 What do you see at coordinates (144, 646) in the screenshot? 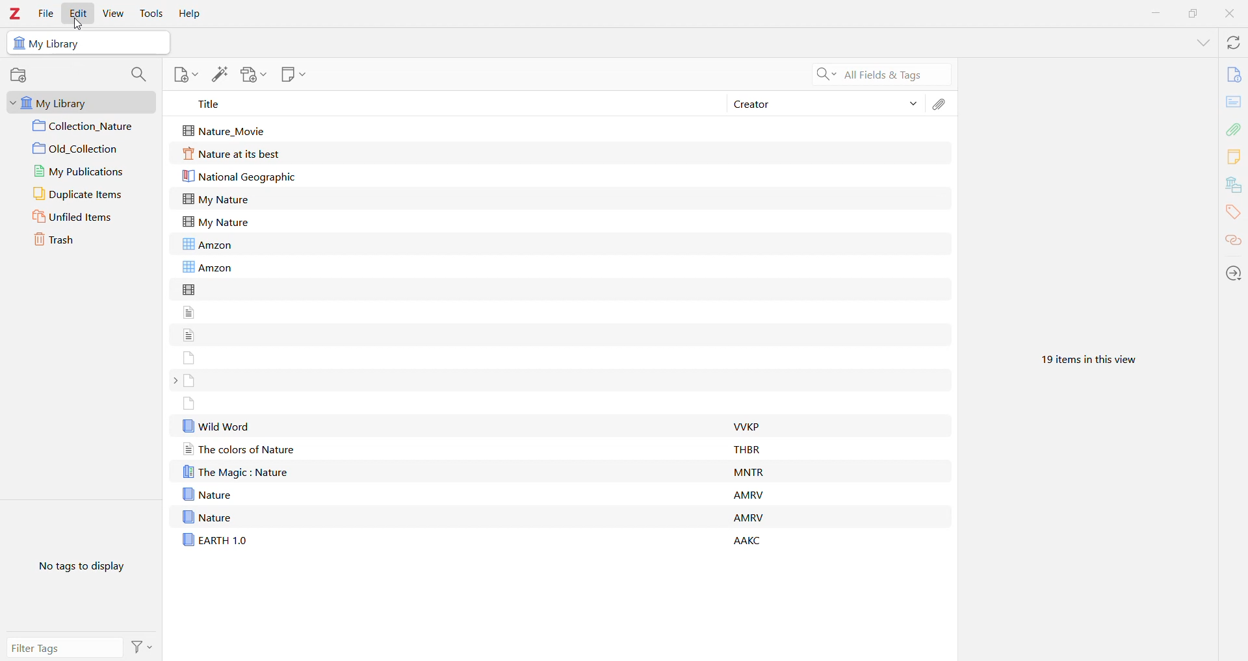
I see `Actions` at bounding box center [144, 646].